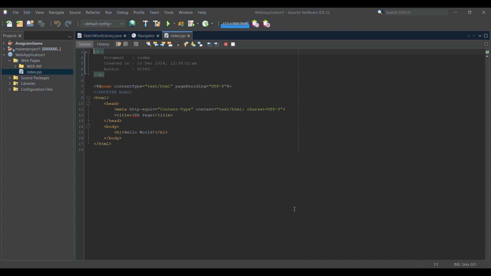 The width and height of the screenshot is (491, 276). Describe the element at coordinates (16, 12) in the screenshot. I see `File menu` at that location.